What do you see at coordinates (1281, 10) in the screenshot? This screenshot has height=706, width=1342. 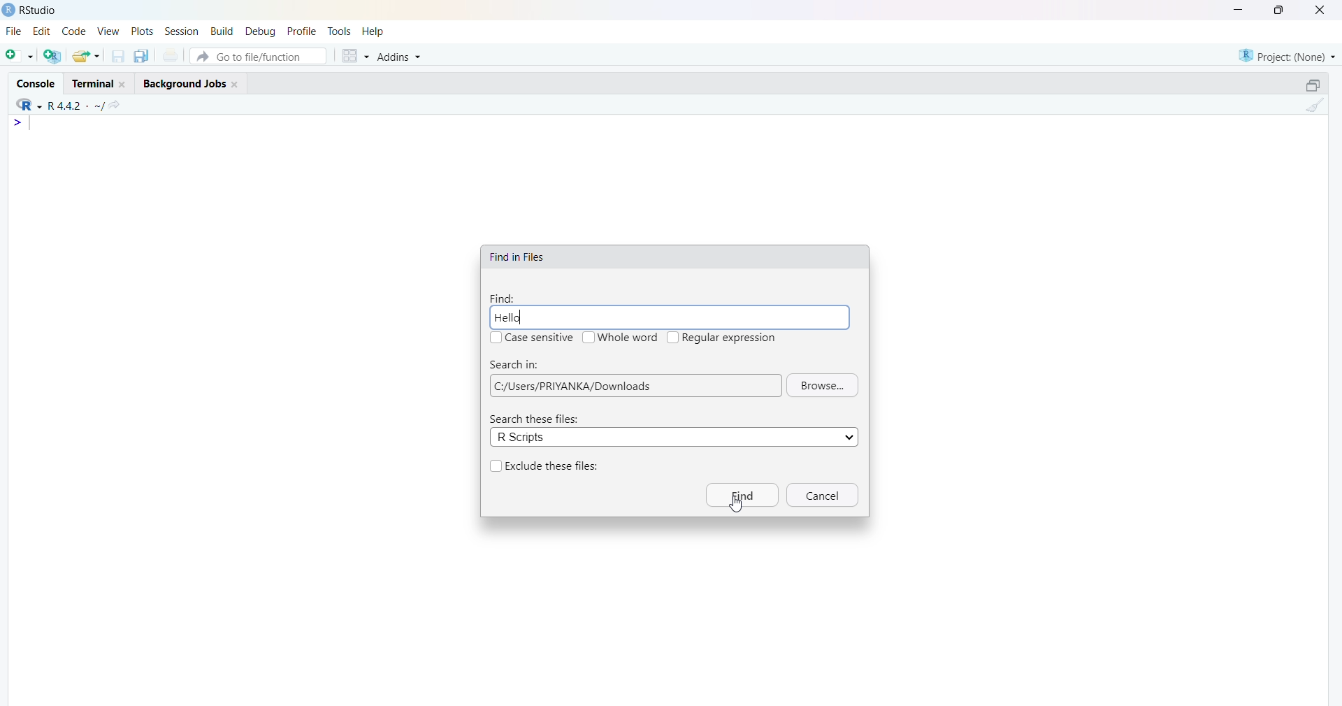 I see `maximise` at bounding box center [1281, 10].